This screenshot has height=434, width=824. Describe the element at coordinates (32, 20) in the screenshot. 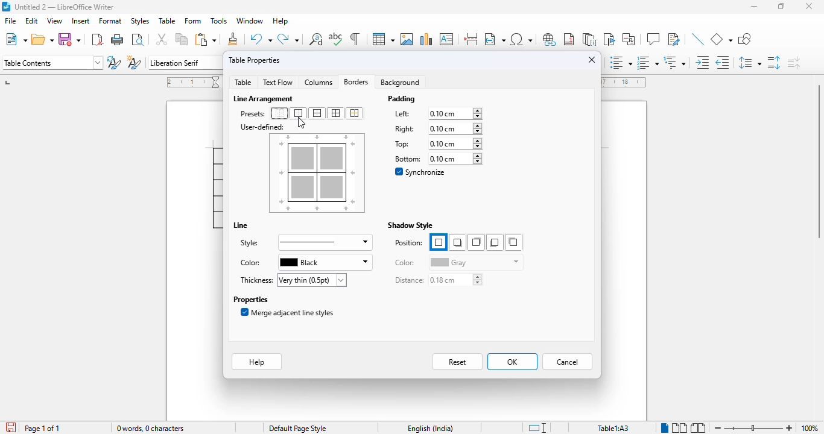

I see `edit` at that location.